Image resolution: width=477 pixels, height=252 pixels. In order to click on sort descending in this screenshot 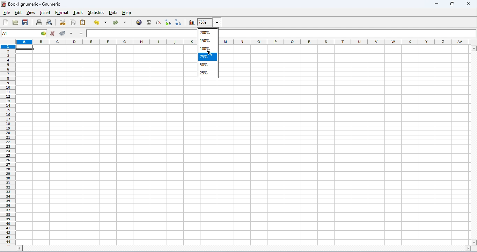, I will do `click(179, 22)`.